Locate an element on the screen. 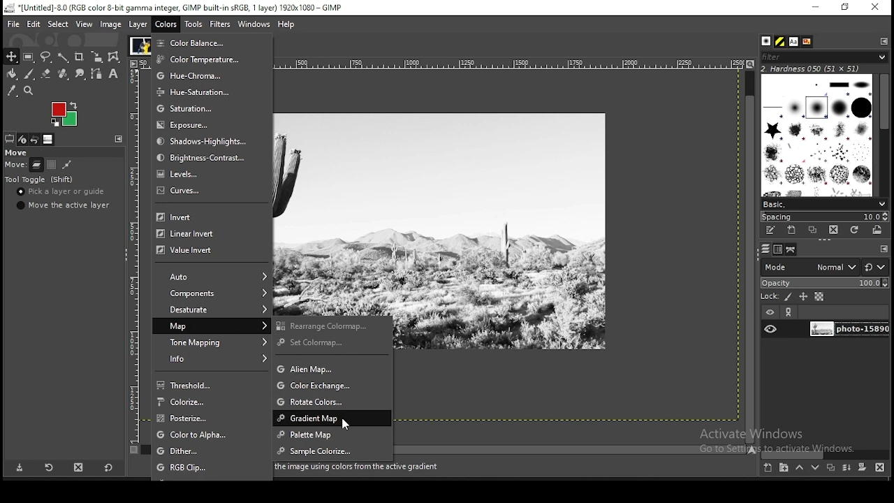 The image size is (894, 503). color picker tool is located at coordinates (12, 91).